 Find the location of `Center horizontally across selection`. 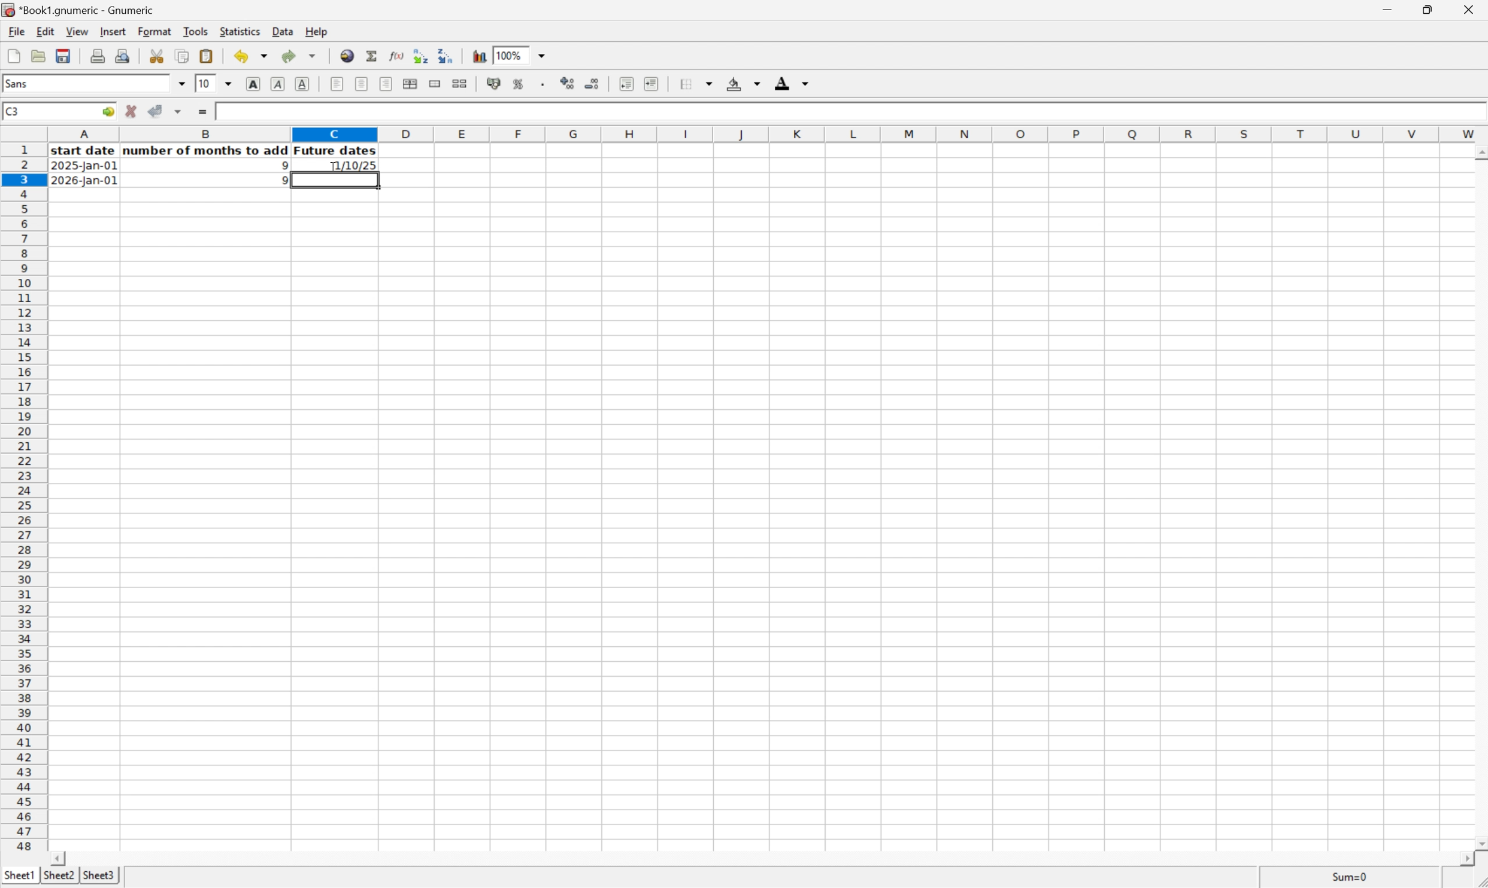

Center horizontally across selection is located at coordinates (411, 84).